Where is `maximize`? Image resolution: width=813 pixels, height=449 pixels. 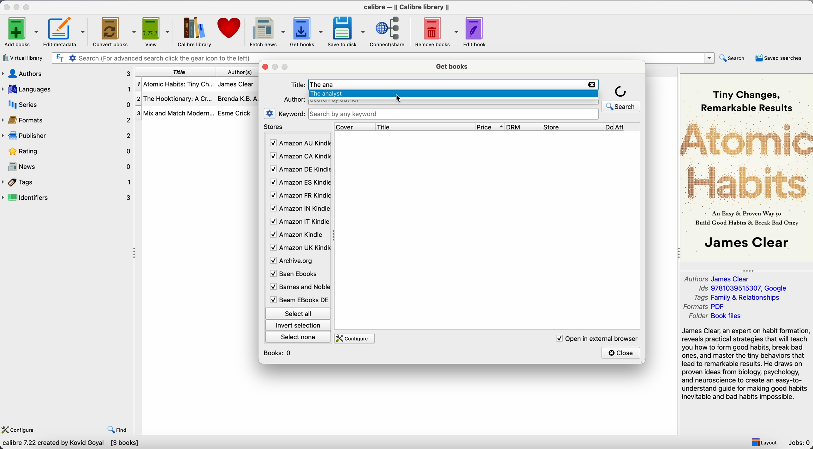
maximize is located at coordinates (285, 68).